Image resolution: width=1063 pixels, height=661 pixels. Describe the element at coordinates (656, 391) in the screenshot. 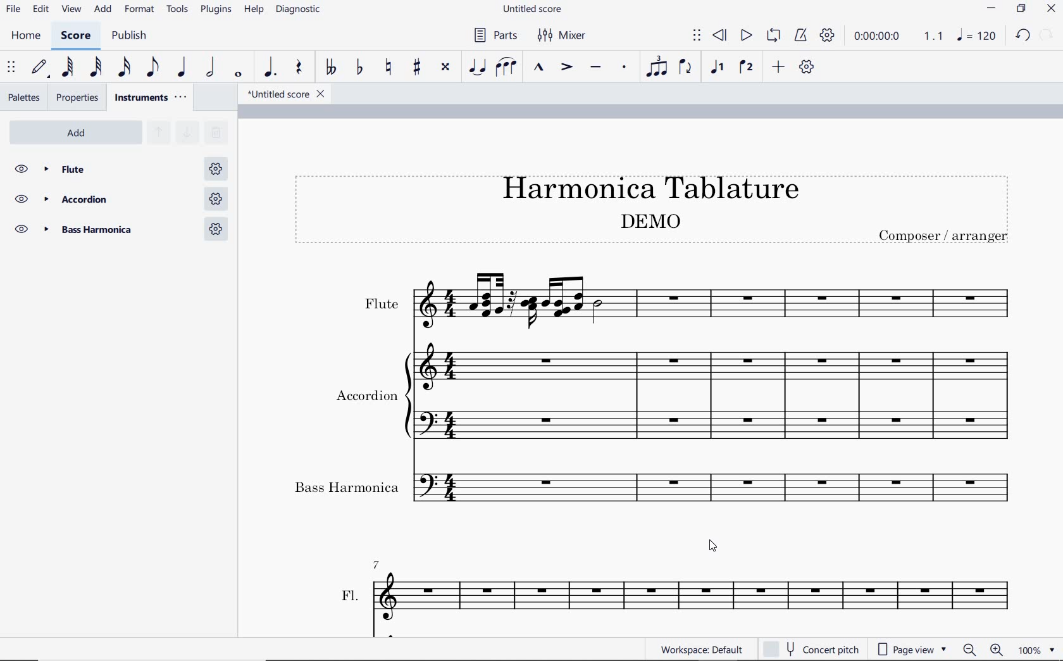

I see `Instrument: Accordion` at that location.